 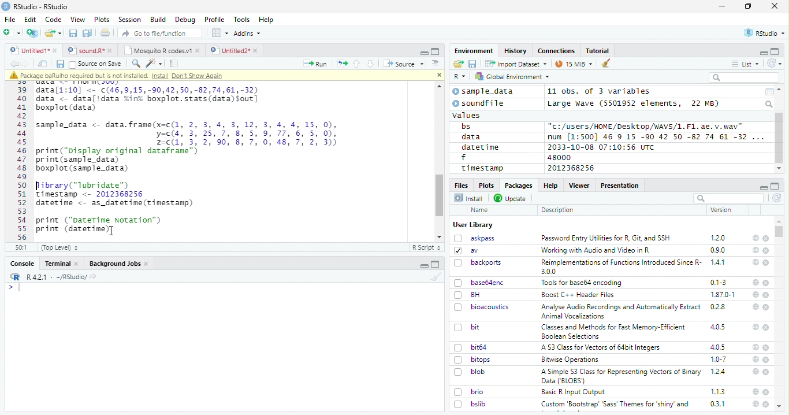 I want to click on close, so click(x=766, y=360).